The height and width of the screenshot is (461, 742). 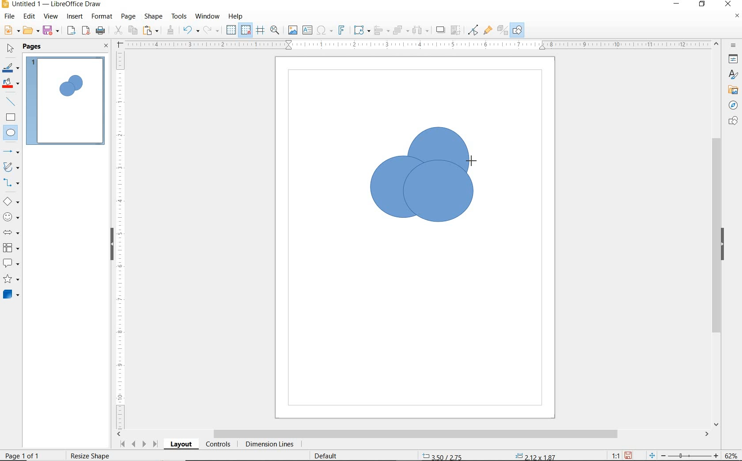 I want to click on ZOOM FACTOR, so click(x=731, y=454).